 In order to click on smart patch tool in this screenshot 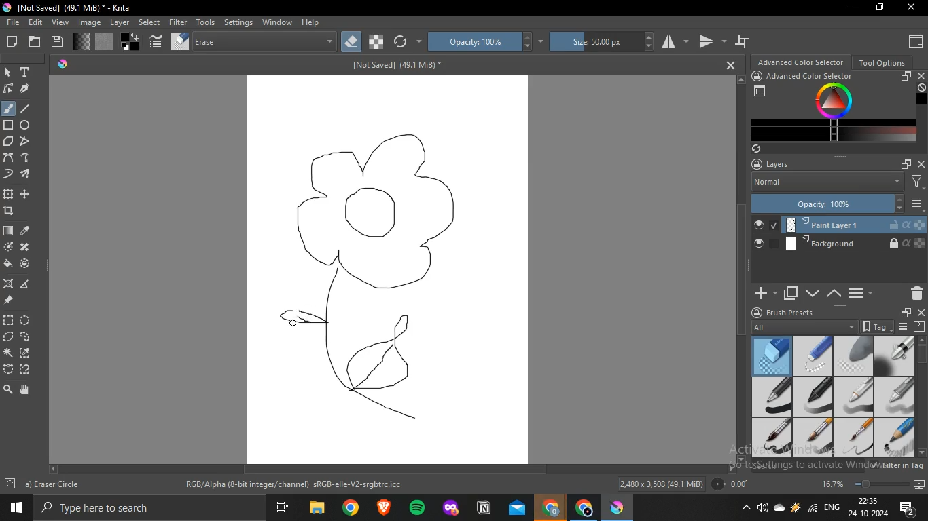, I will do `click(24, 246)`.